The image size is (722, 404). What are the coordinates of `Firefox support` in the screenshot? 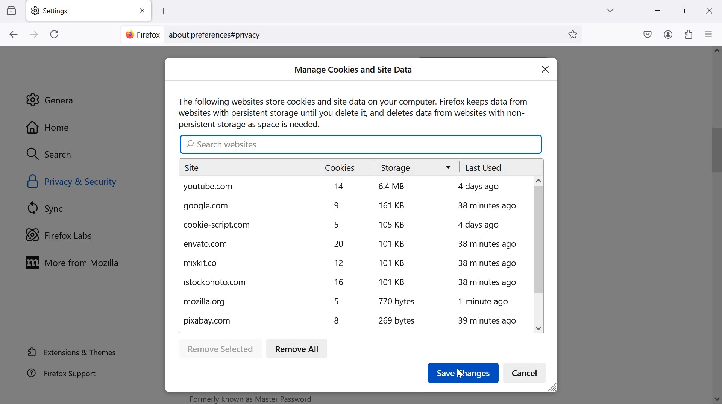 It's located at (64, 373).